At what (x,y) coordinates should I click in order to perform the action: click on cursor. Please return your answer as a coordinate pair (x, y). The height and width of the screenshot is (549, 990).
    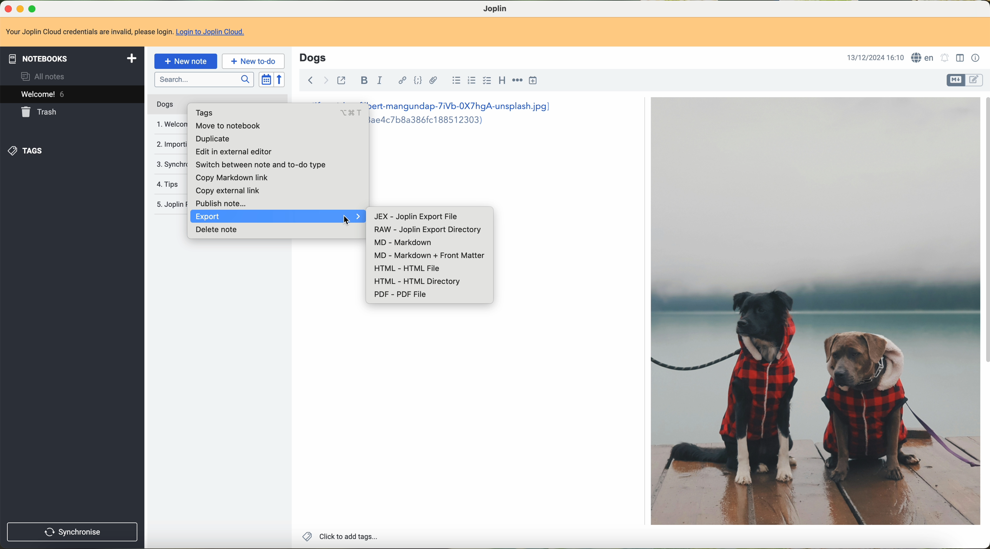
    Looking at the image, I should click on (348, 219).